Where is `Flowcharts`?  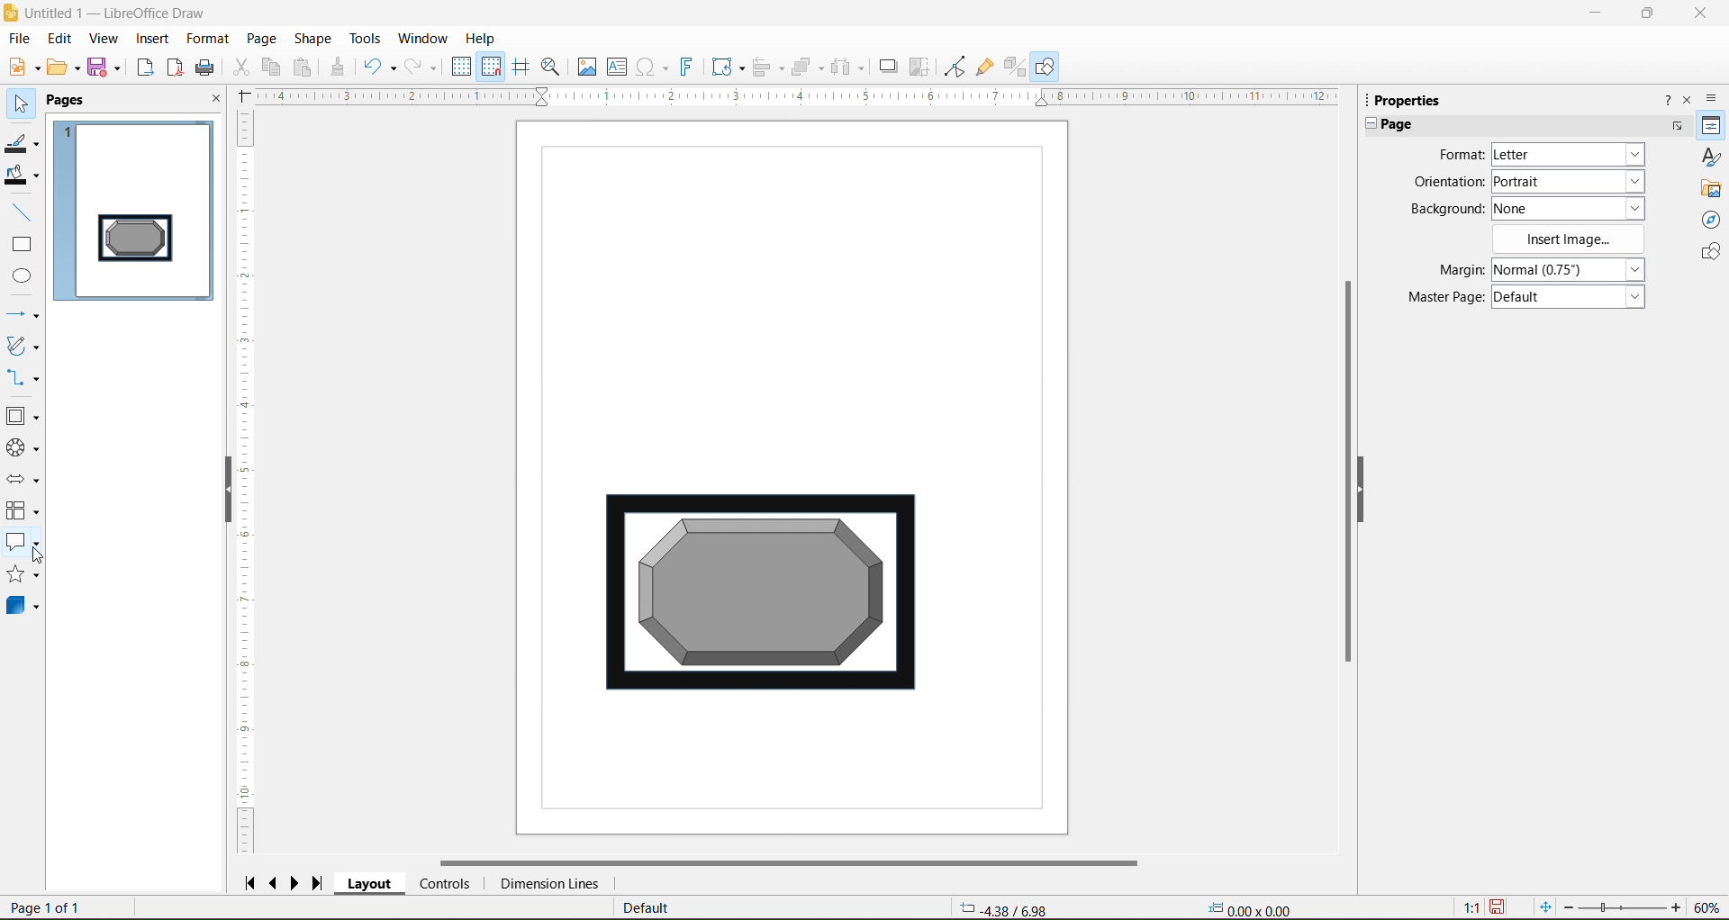
Flowcharts is located at coordinates (23, 512).